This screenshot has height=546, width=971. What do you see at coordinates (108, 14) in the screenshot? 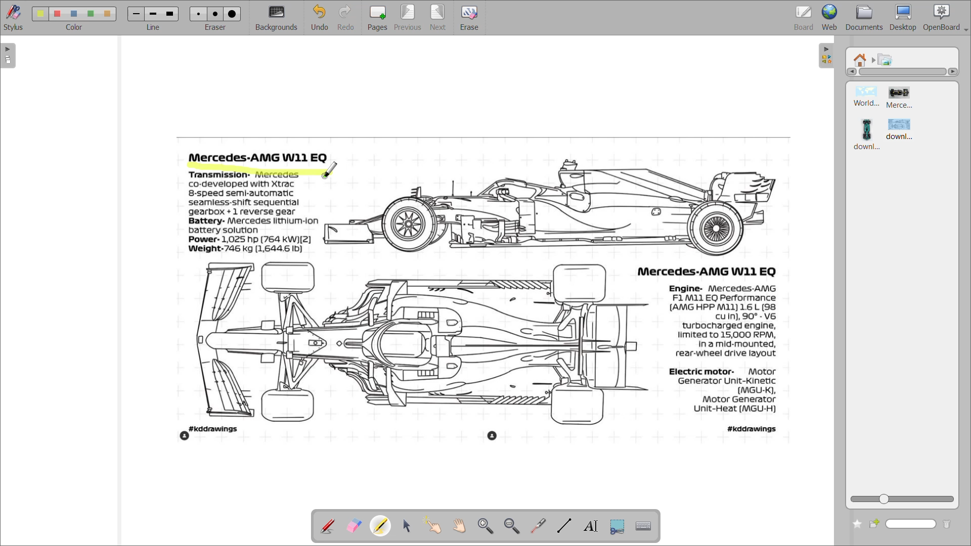
I see `color 5` at bounding box center [108, 14].